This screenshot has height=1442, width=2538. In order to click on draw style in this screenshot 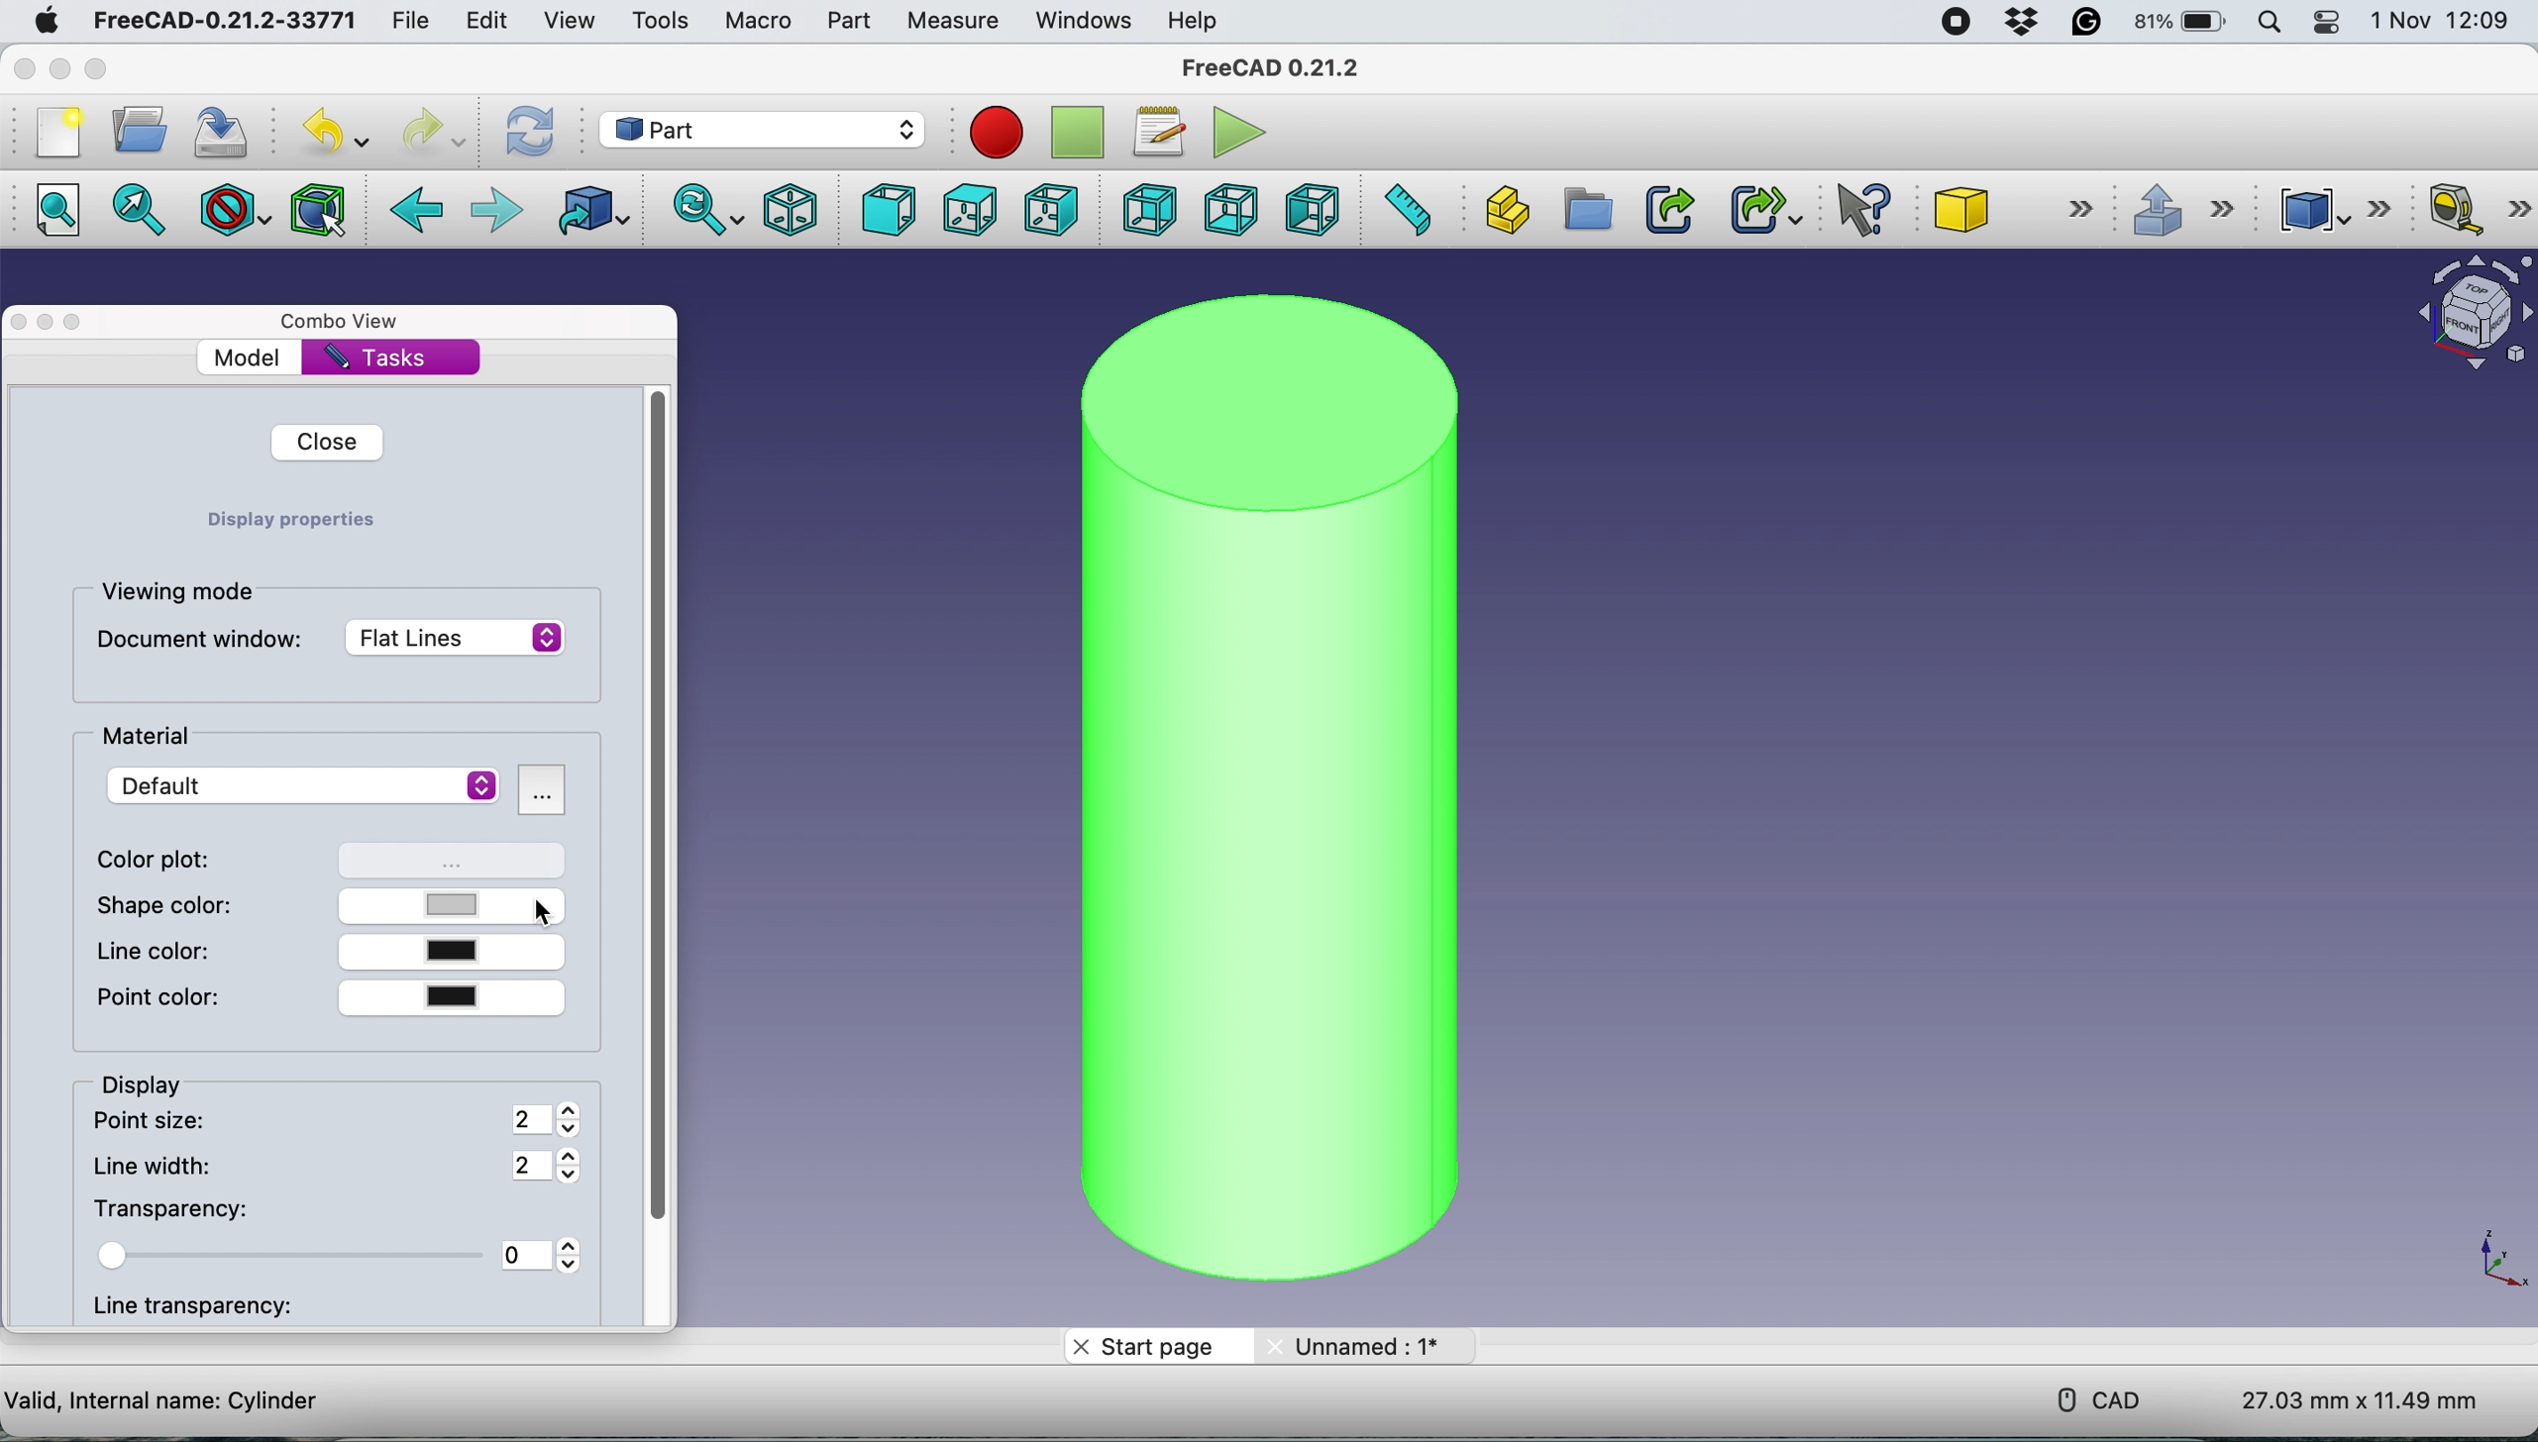, I will do `click(234, 213)`.